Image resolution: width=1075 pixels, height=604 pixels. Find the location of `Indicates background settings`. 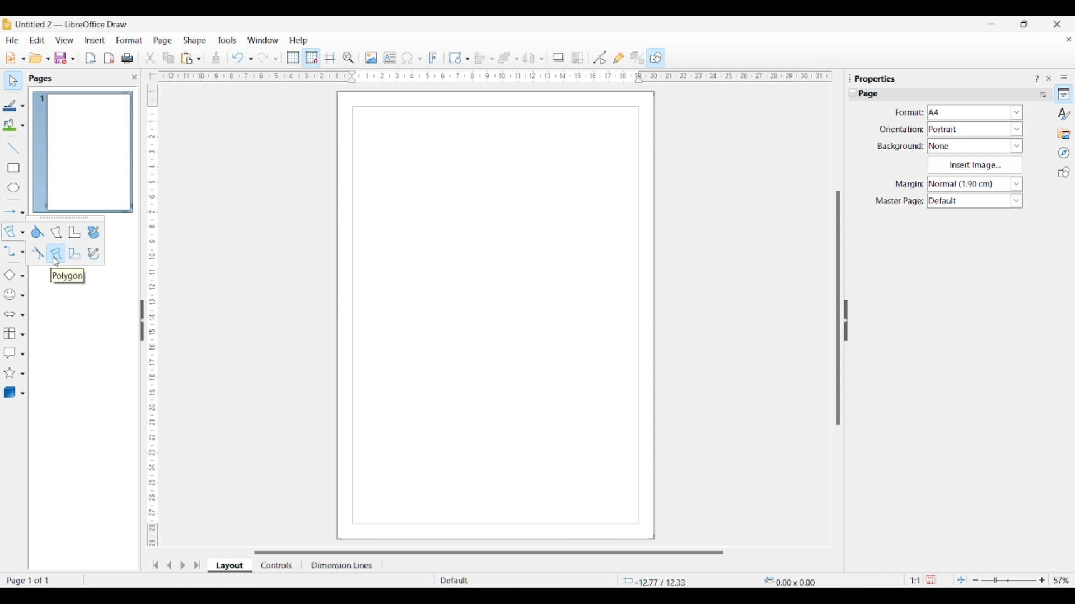

Indicates background settings is located at coordinates (900, 147).